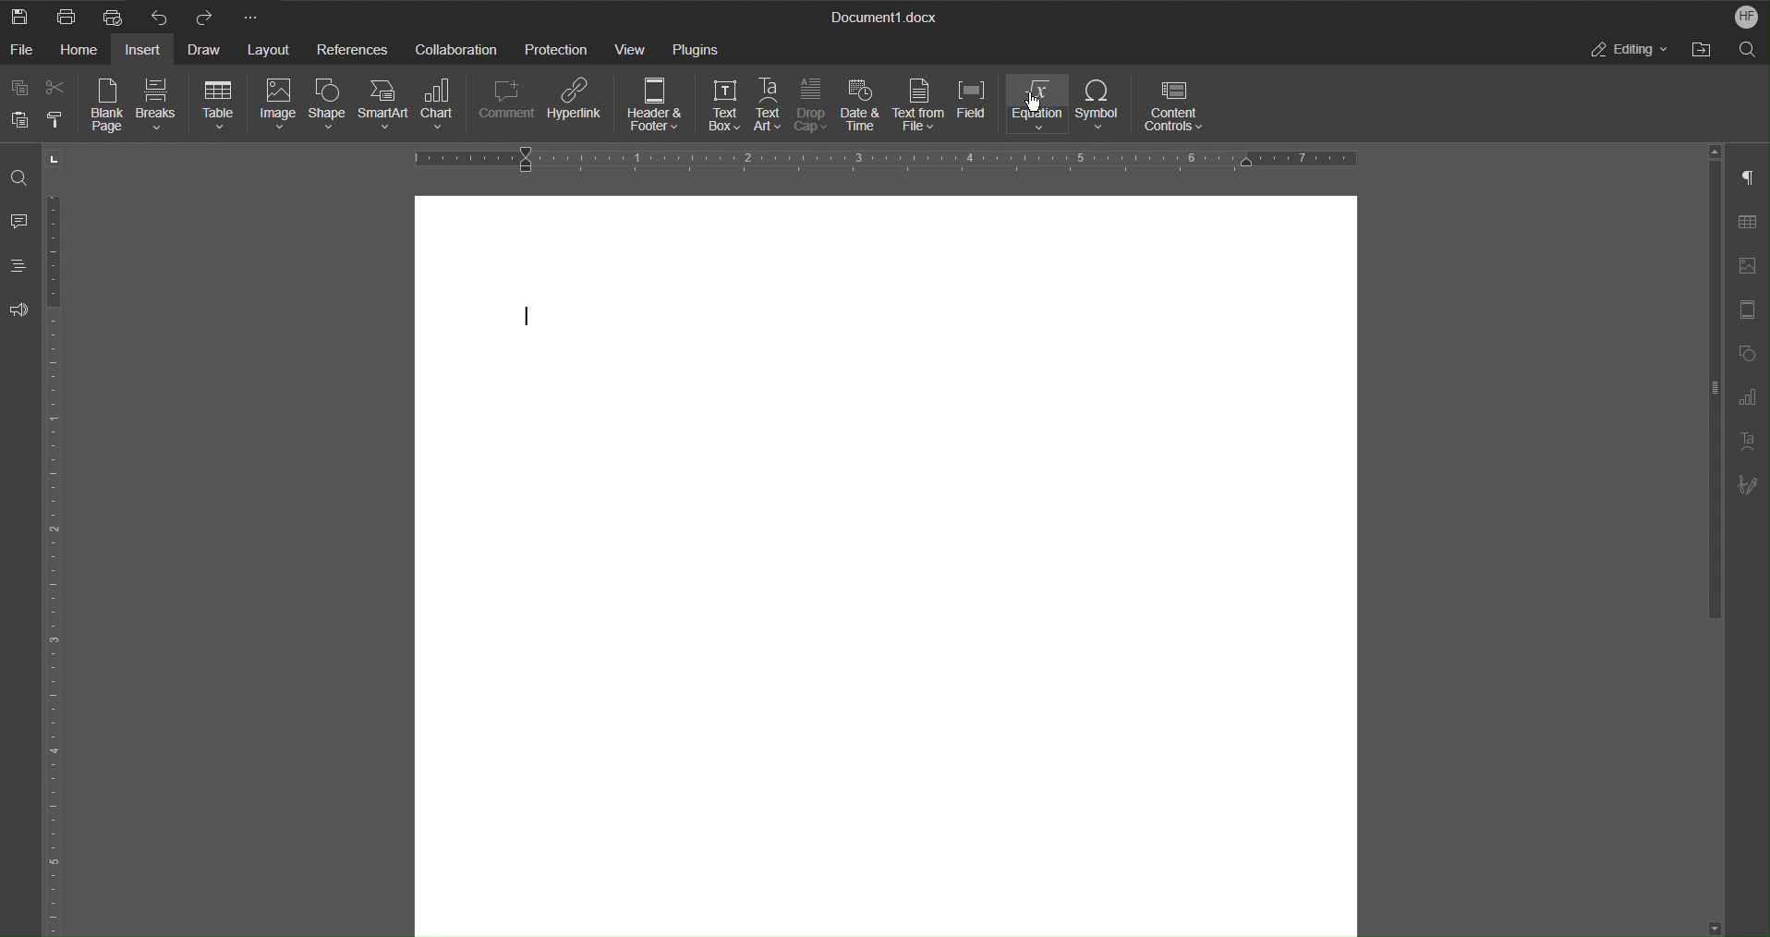  I want to click on SmartArt, so click(383, 106).